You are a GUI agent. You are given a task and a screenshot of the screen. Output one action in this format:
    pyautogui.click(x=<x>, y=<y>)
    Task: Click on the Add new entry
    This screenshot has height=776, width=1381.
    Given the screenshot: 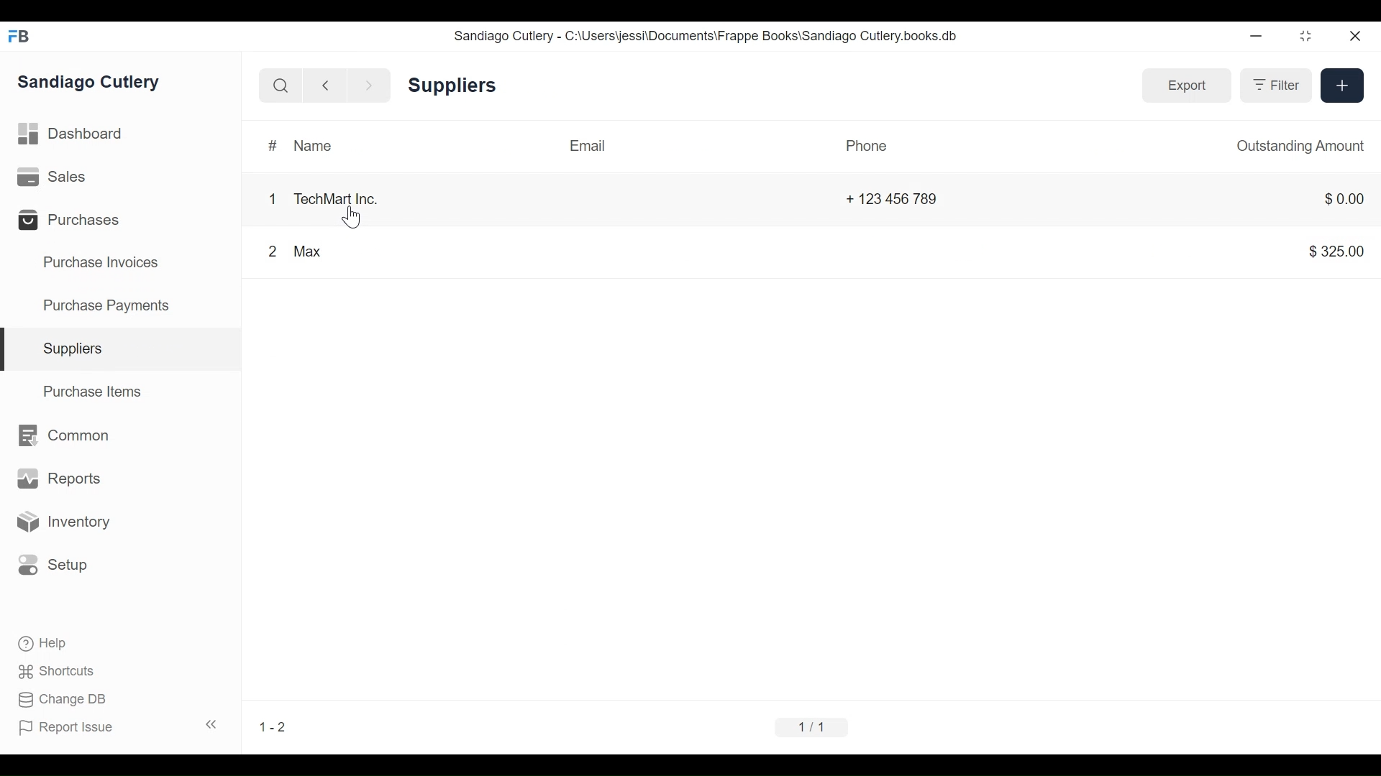 What is the action you would take?
    pyautogui.click(x=1342, y=88)
    